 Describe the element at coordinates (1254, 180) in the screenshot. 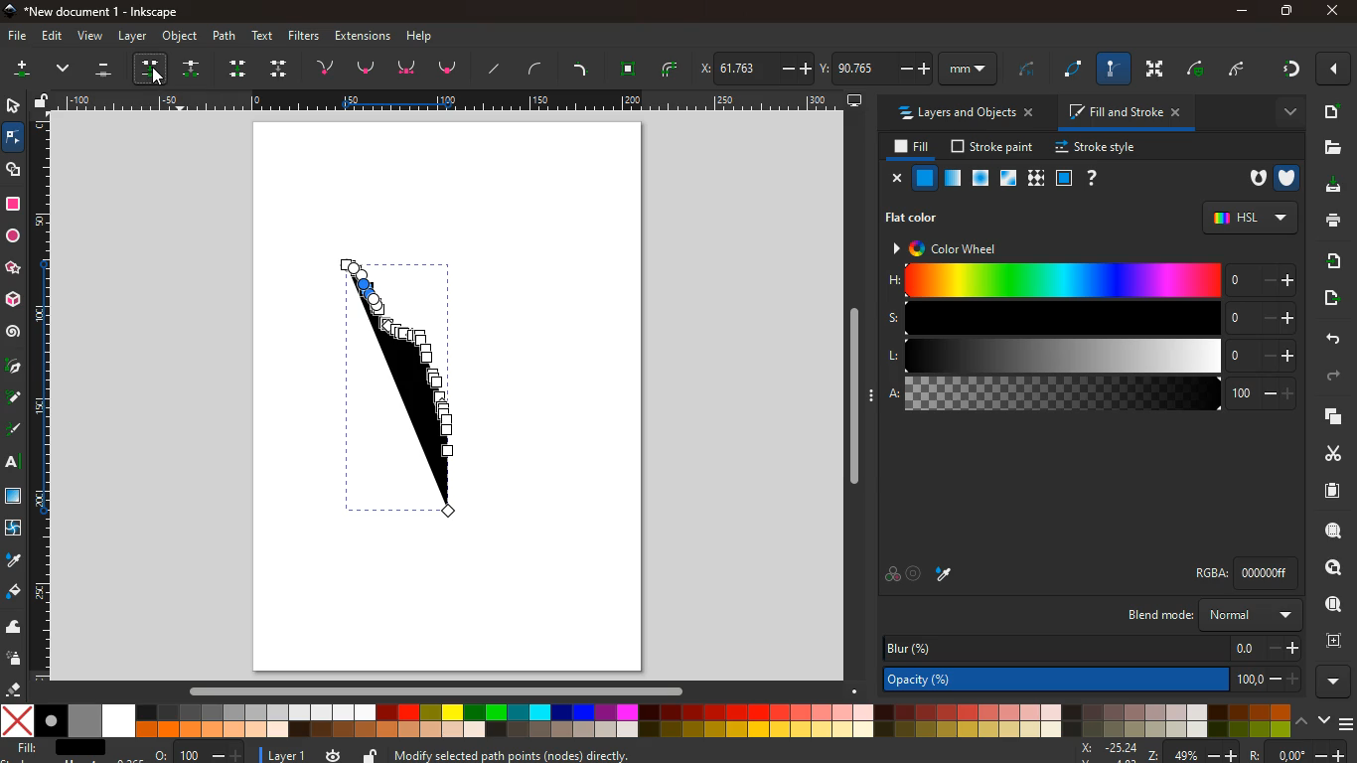

I see `hole` at that location.